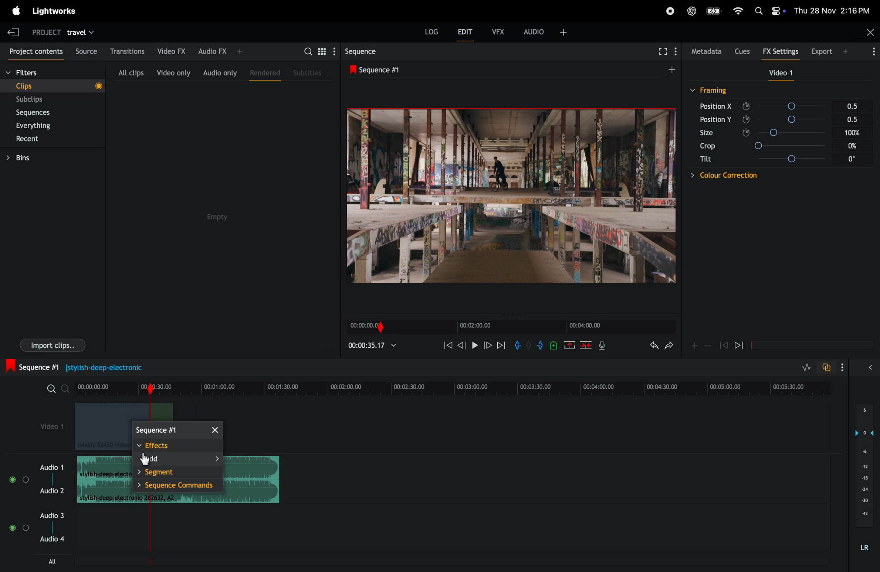  I want to click on battery, so click(714, 11).